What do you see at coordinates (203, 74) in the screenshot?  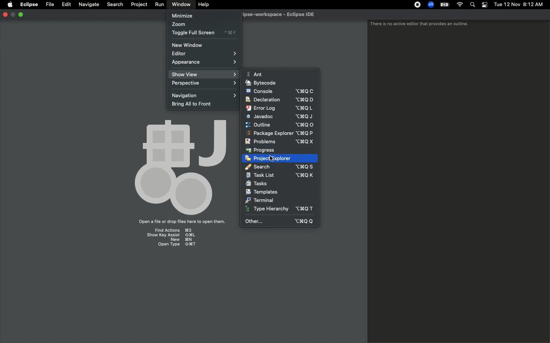 I see `Show view` at bounding box center [203, 74].